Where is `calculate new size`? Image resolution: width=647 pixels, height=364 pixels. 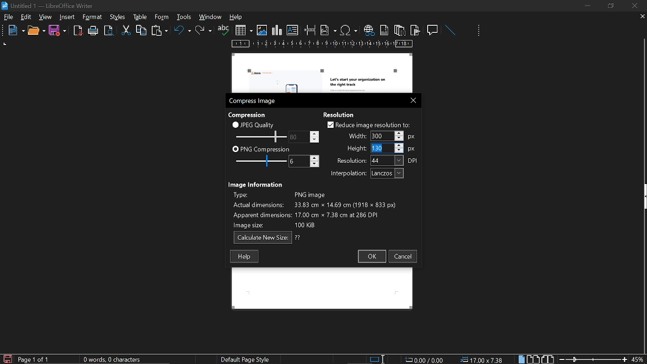
calculate new size is located at coordinates (267, 238).